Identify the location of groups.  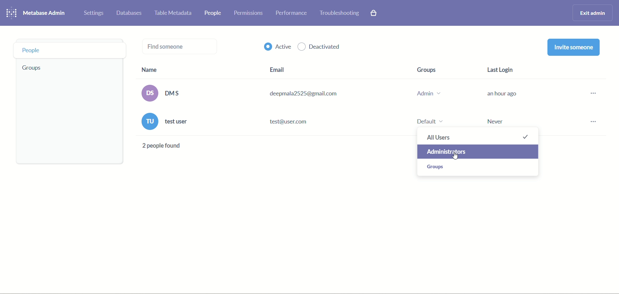
(437, 167).